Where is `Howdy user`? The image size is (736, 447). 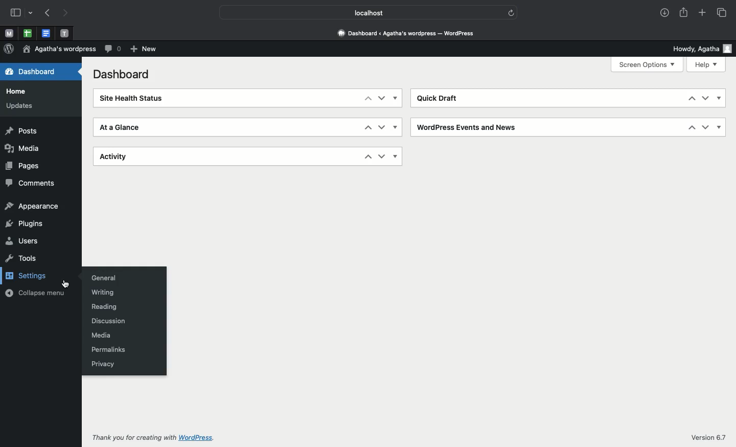
Howdy user is located at coordinates (697, 48).